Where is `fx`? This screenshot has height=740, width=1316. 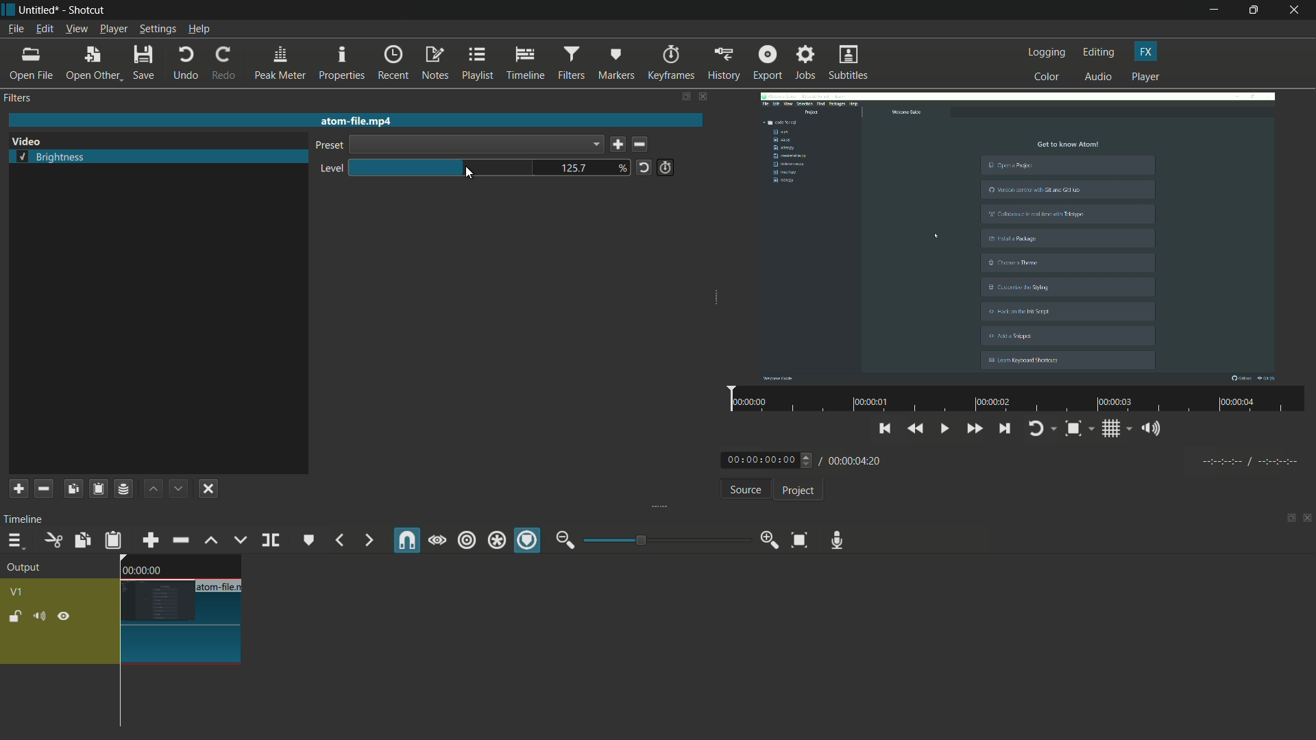 fx is located at coordinates (1146, 51).